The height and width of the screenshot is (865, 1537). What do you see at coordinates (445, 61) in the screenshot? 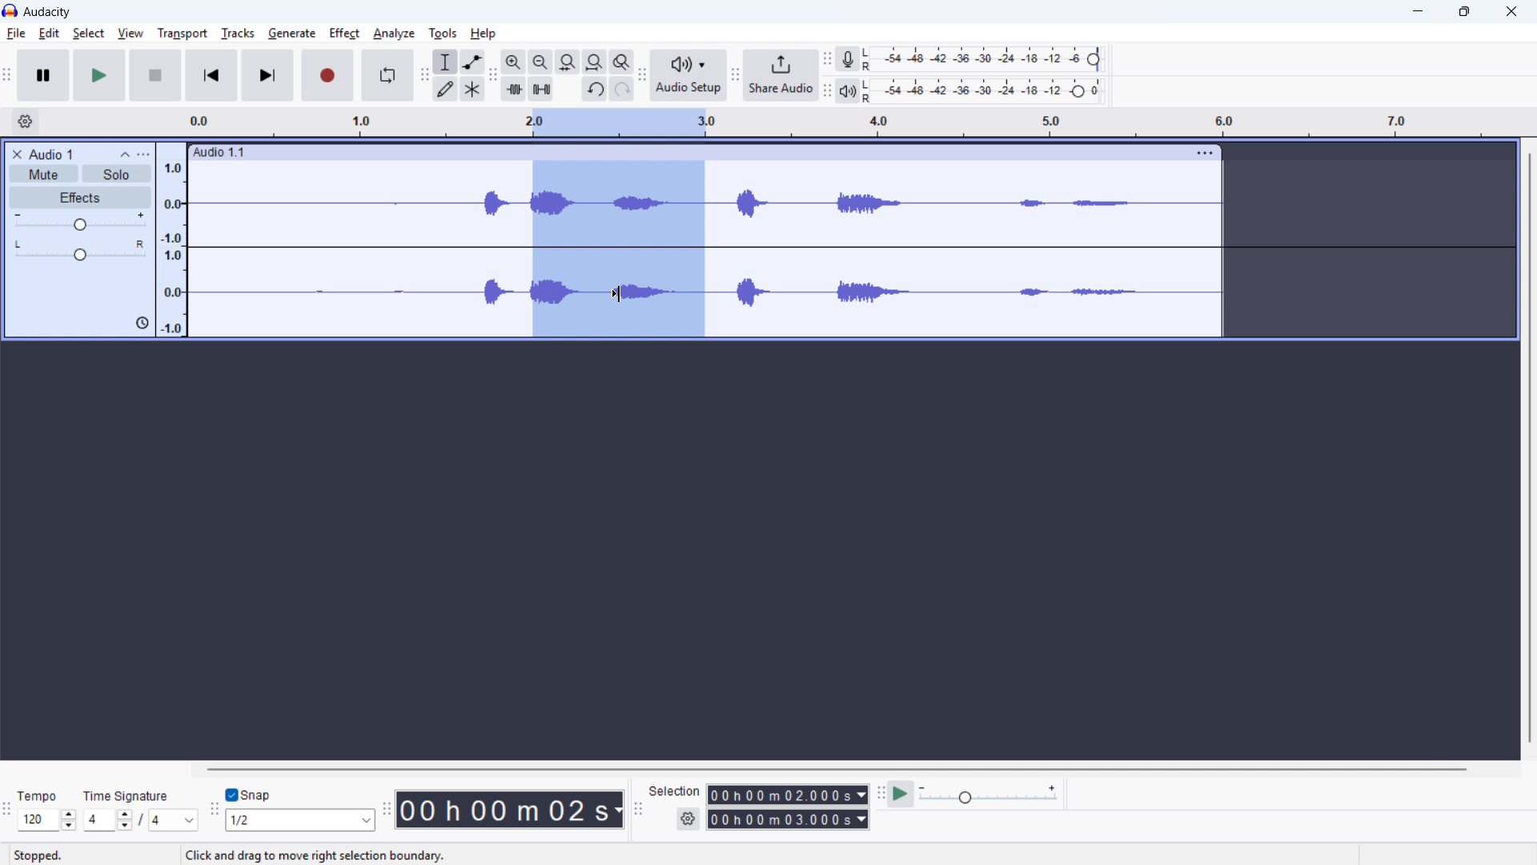
I see `Selection tool` at bounding box center [445, 61].